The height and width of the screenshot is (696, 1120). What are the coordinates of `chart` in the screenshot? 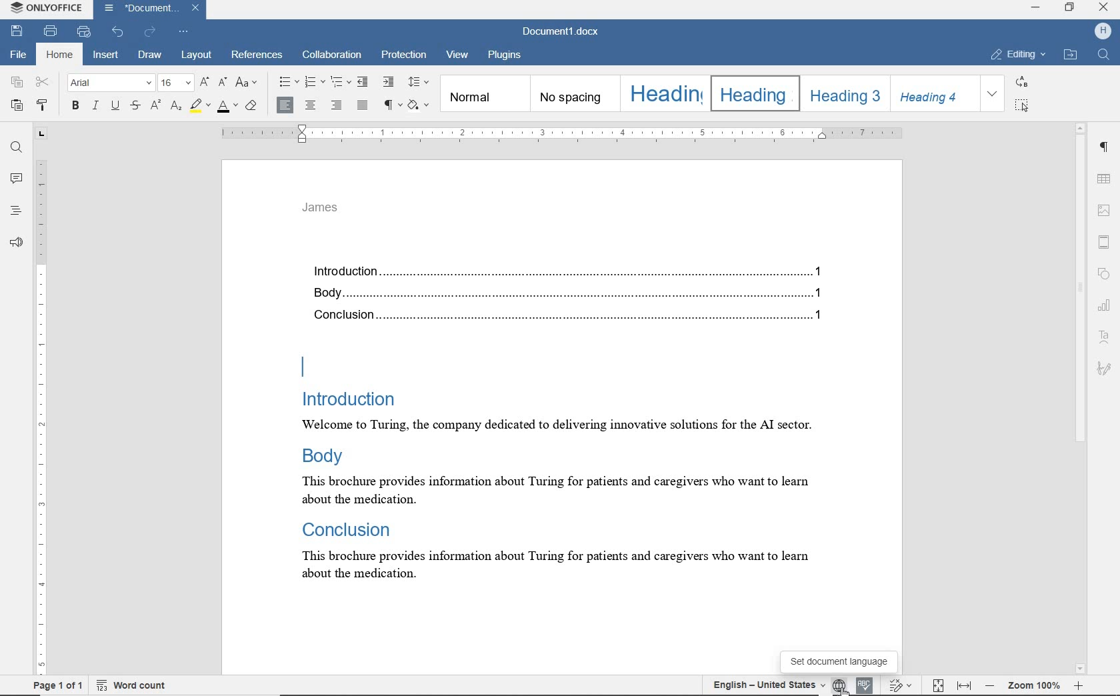 It's located at (1106, 305).